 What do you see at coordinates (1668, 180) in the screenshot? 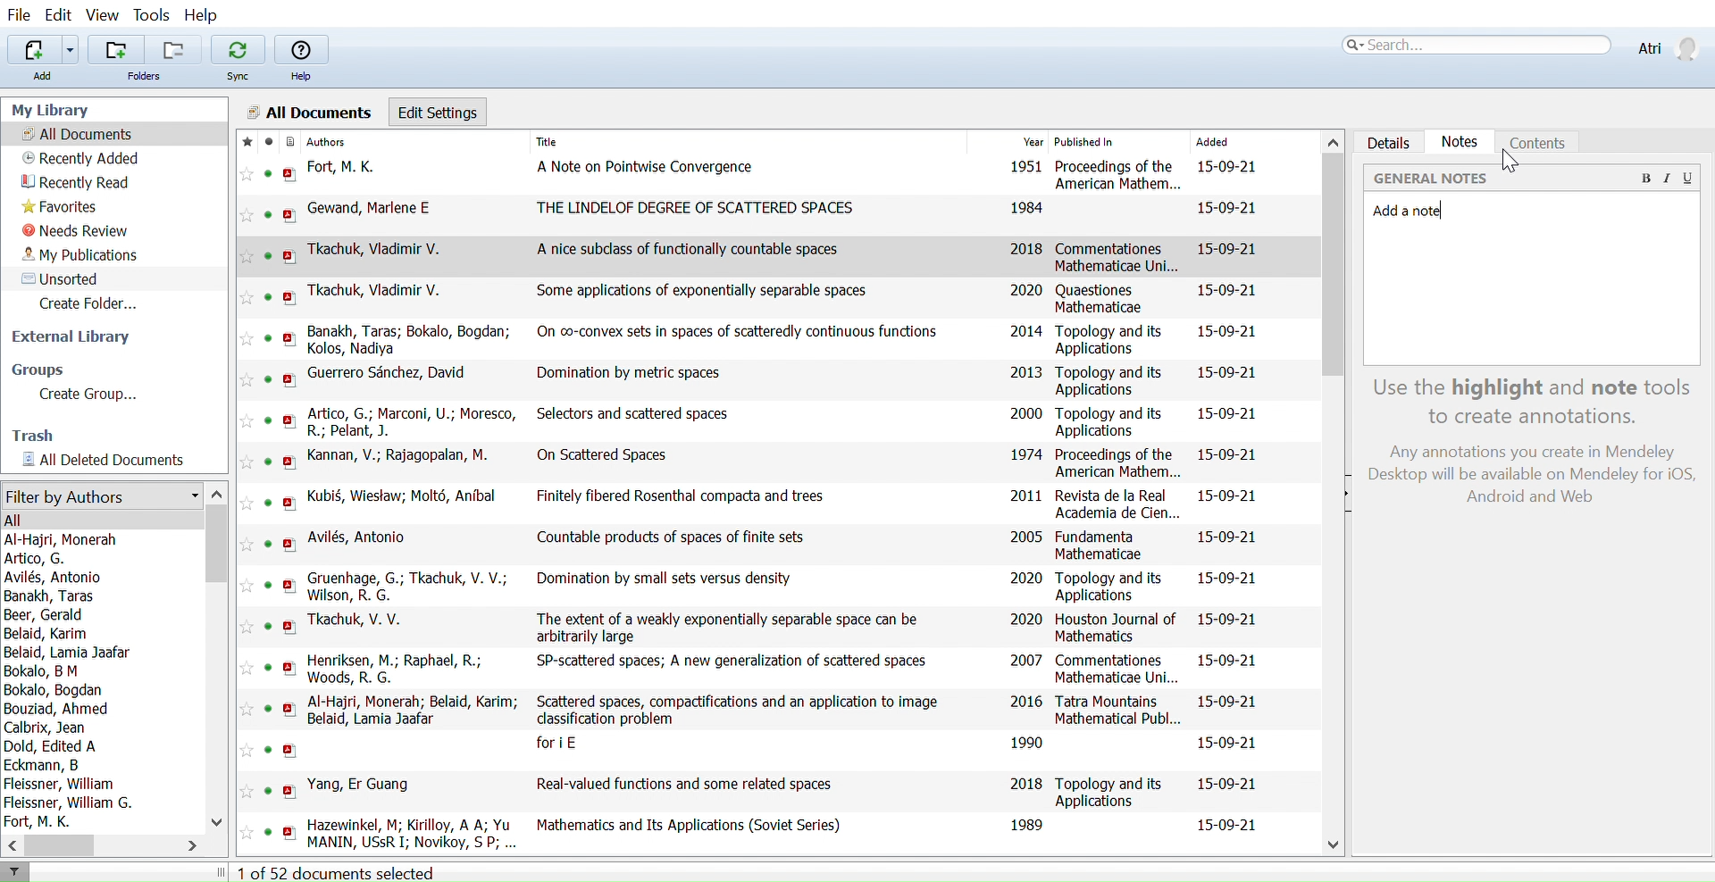
I see `Italic` at bounding box center [1668, 180].